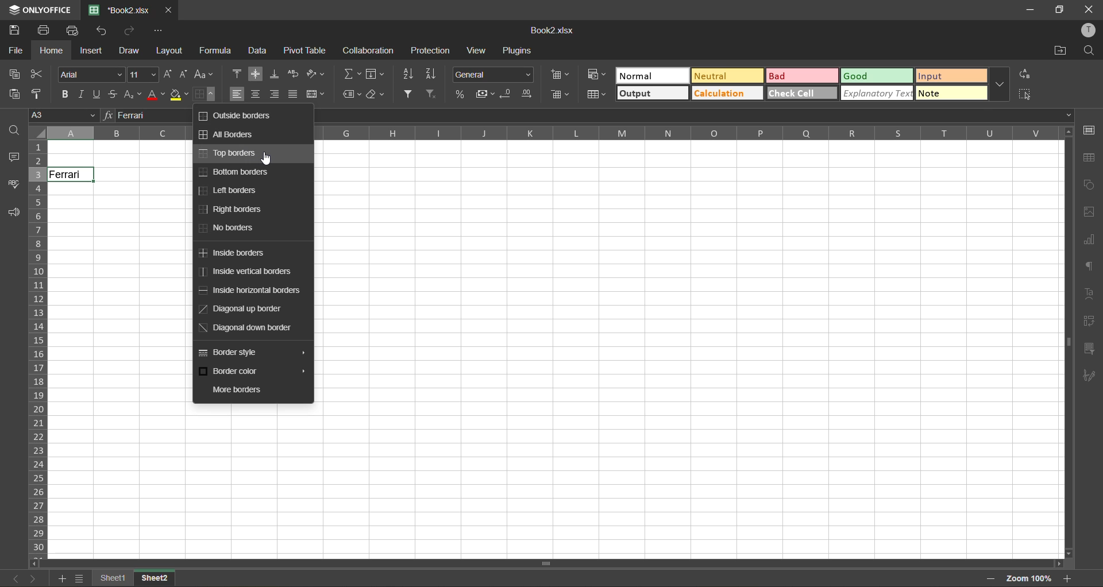 The width and height of the screenshot is (1103, 587). Describe the element at coordinates (1000, 84) in the screenshot. I see `more options` at that location.